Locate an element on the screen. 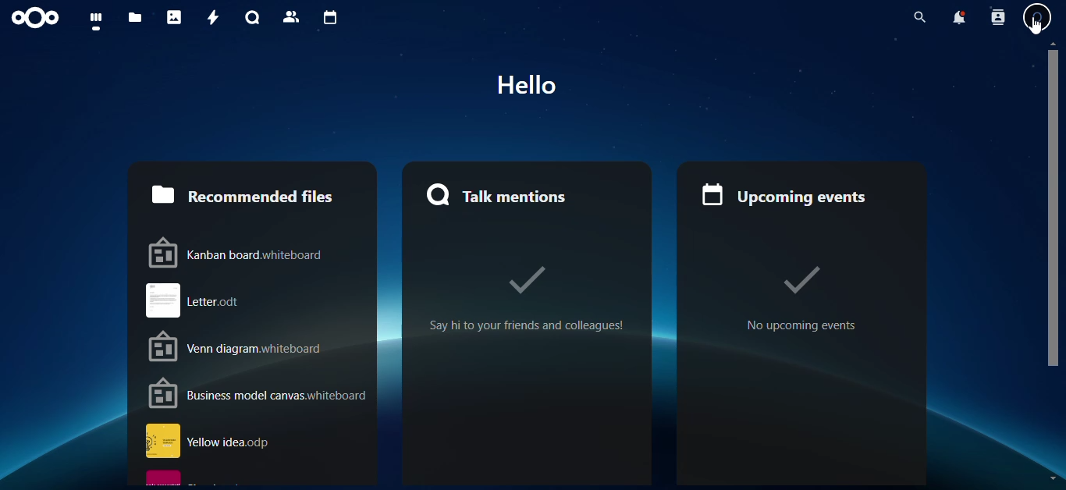  contact is located at coordinates (997, 17).